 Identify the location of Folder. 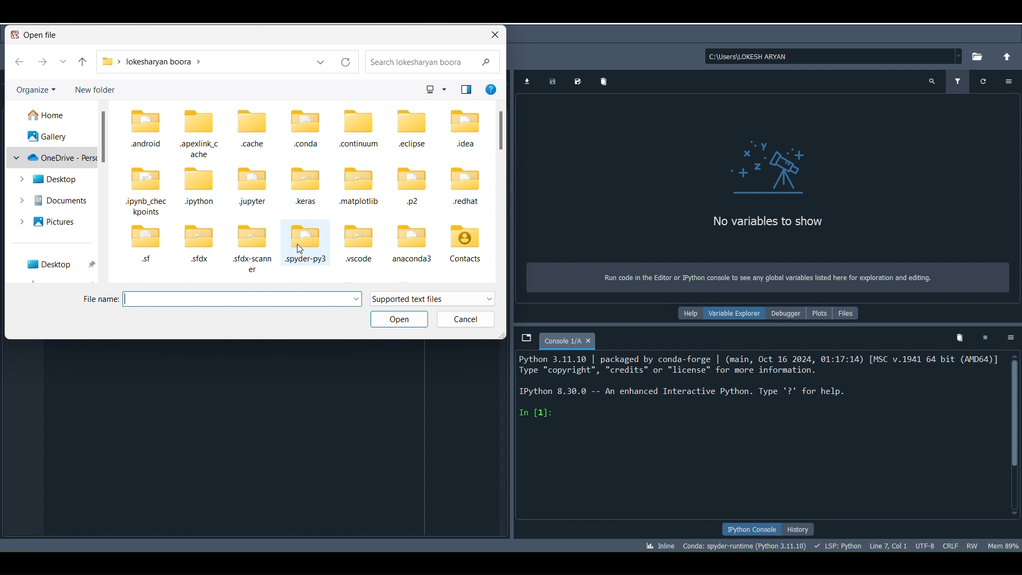
(362, 131).